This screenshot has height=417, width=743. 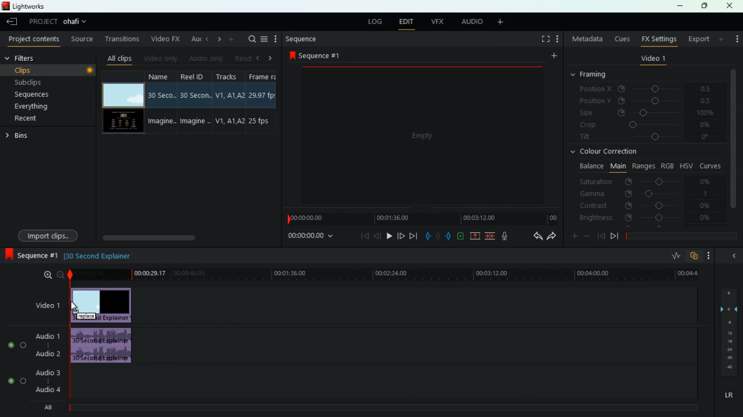 I want to click on video, so click(x=103, y=303).